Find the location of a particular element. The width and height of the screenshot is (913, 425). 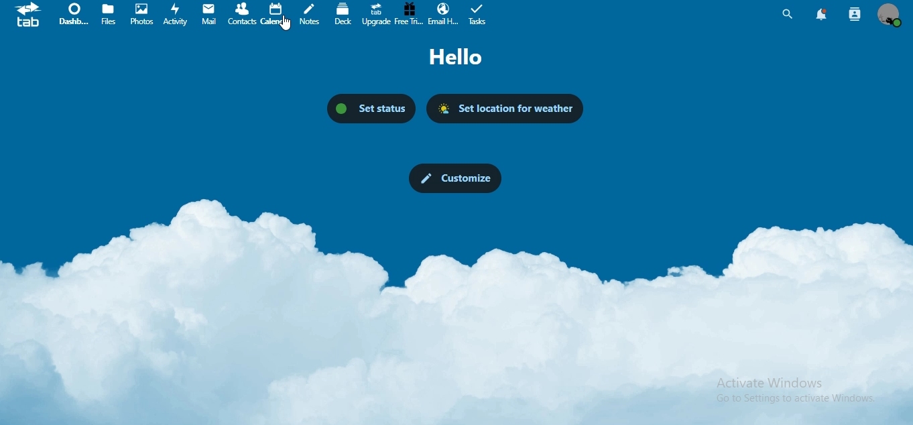

contact is located at coordinates (243, 13).